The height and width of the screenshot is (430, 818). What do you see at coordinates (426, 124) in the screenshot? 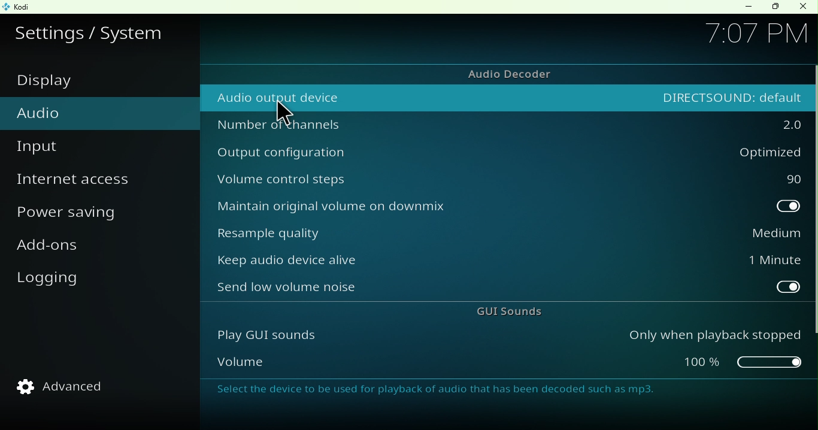
I see `Number of channels` at bounding box center [426, 124].